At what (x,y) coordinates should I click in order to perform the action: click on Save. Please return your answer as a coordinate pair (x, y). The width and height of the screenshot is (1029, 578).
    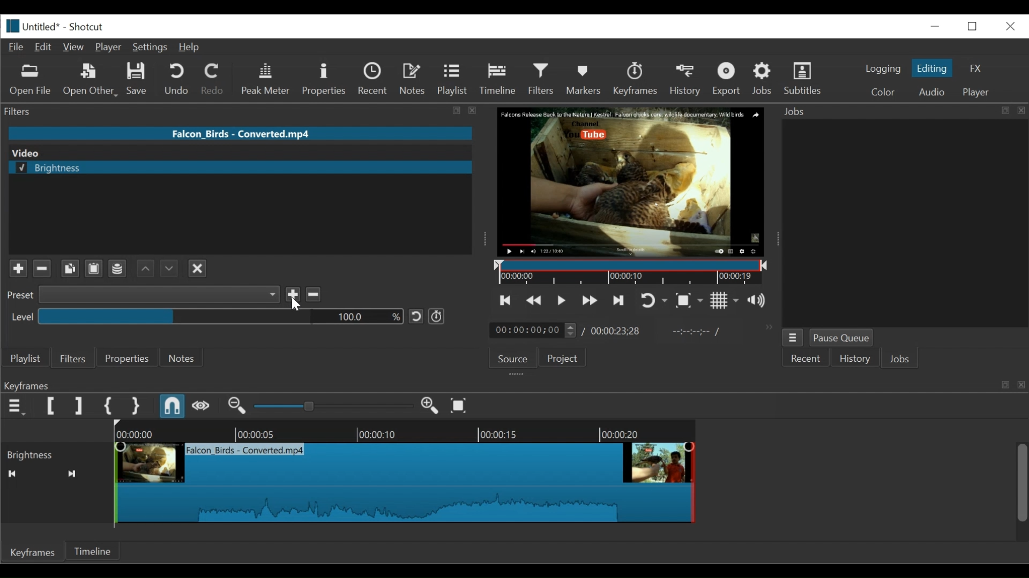
    Looking at the image, I should click on (137, 79).